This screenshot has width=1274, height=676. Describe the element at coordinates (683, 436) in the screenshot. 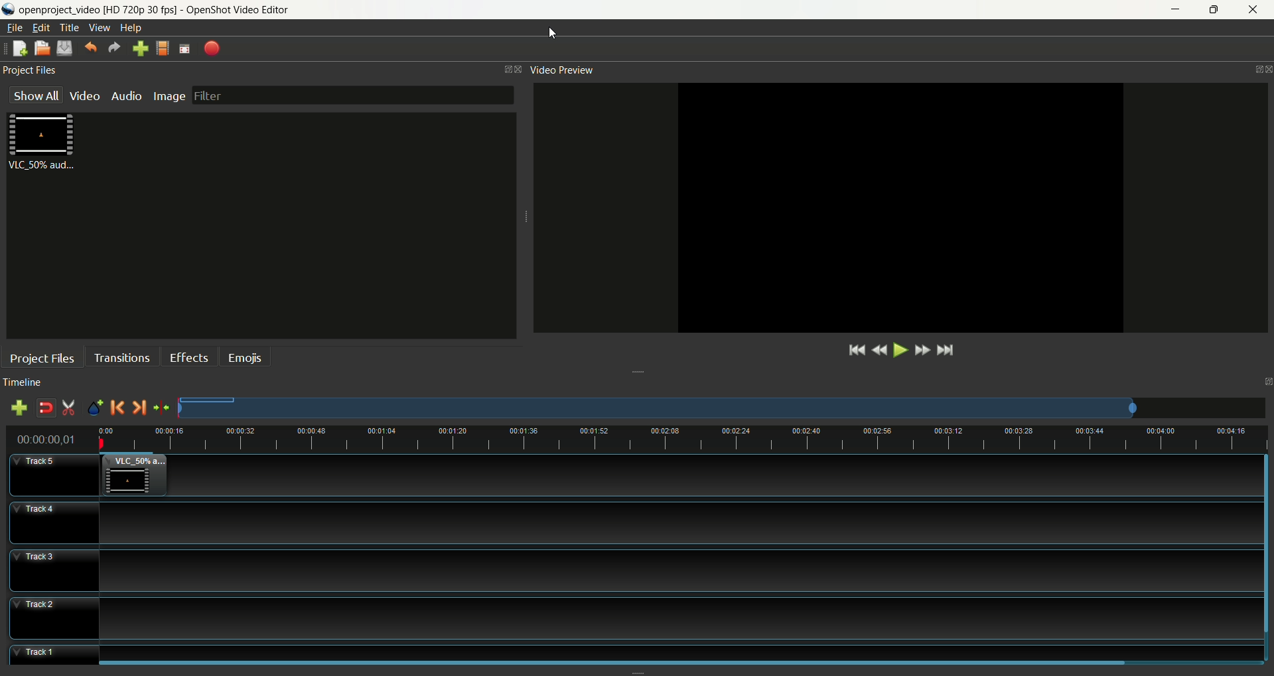

I see `timeline` at that location.